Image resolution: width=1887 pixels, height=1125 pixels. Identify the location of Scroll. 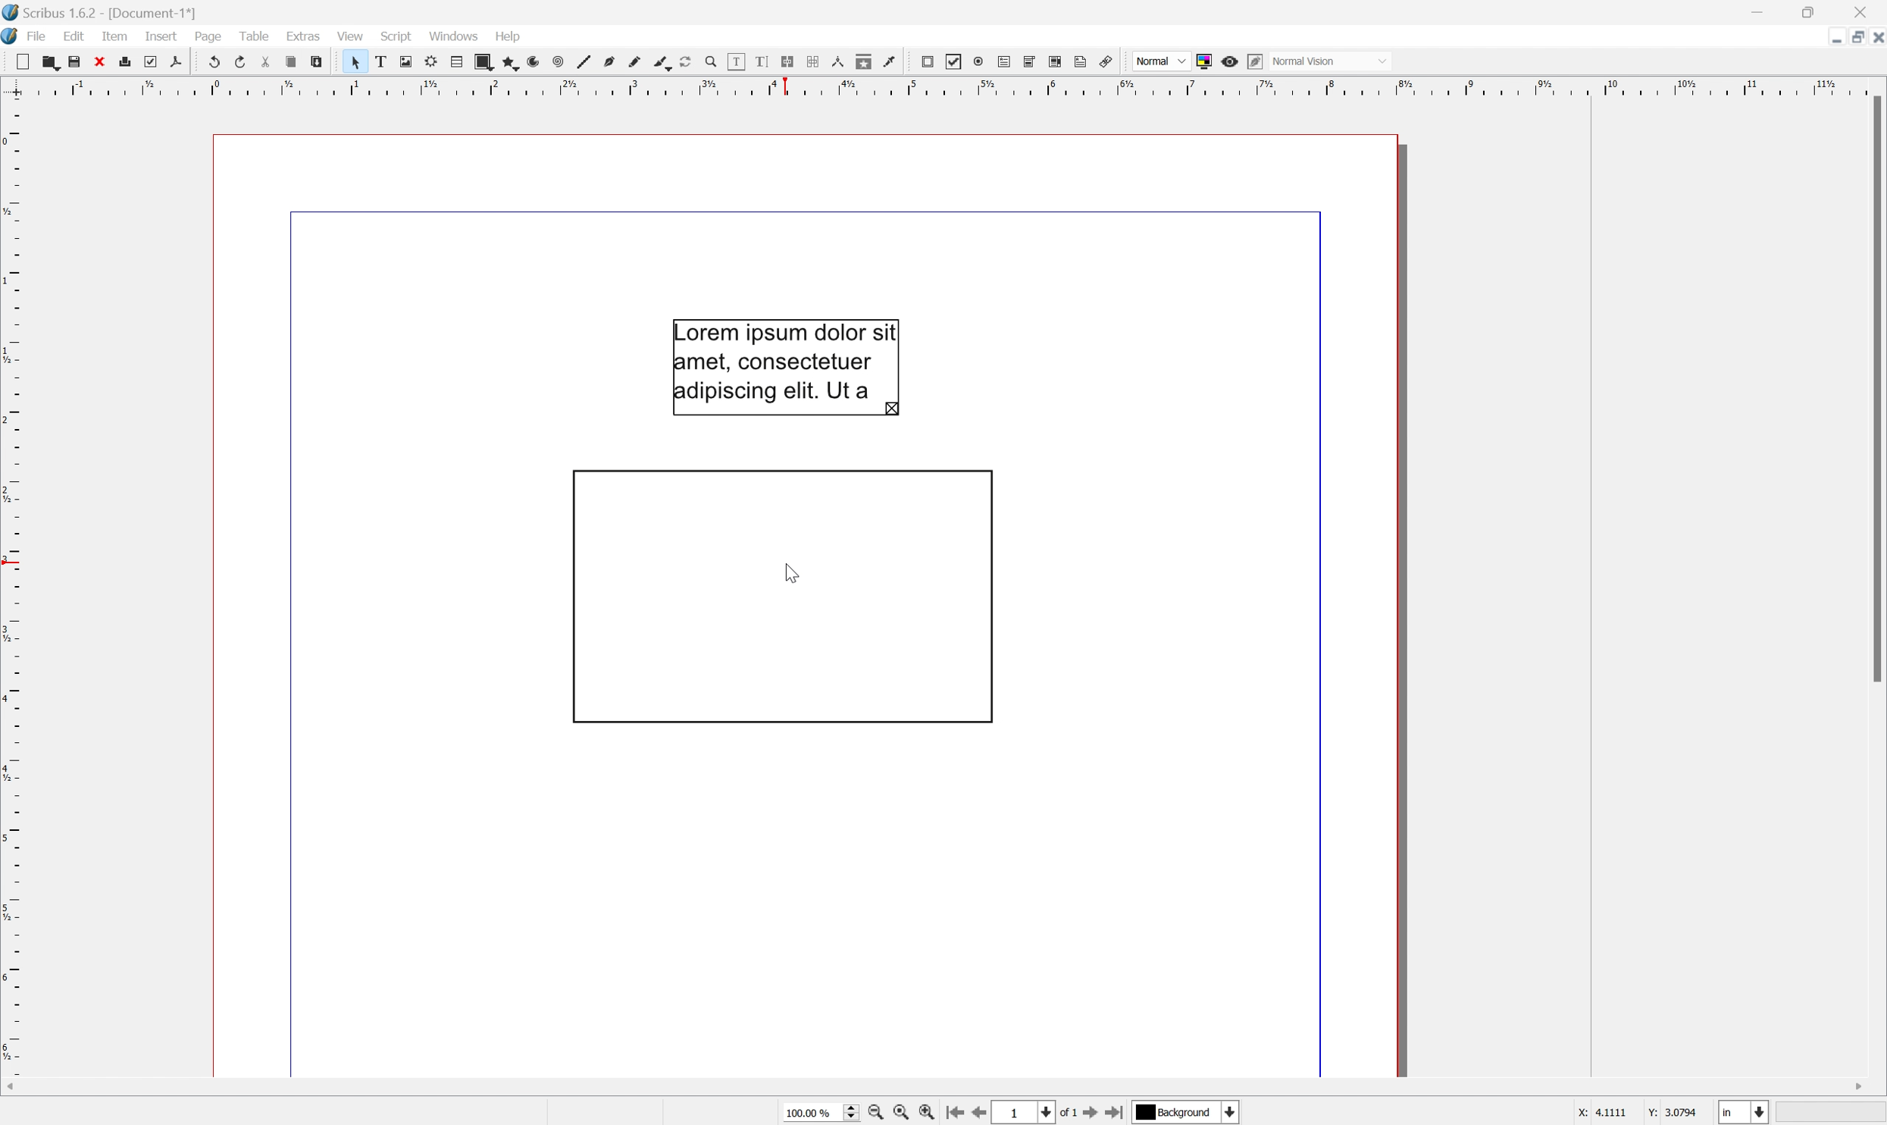
(937, 1089).